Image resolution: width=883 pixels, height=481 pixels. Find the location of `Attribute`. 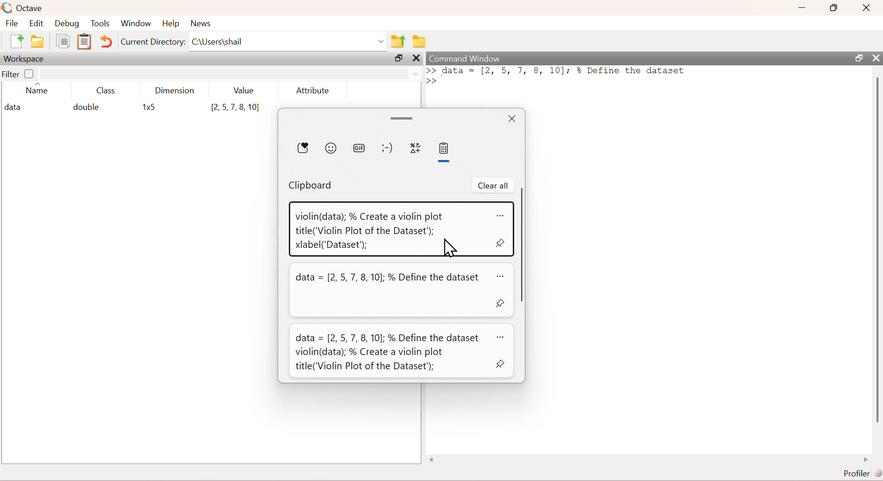

Attribute is located at coordinates (313, 90).